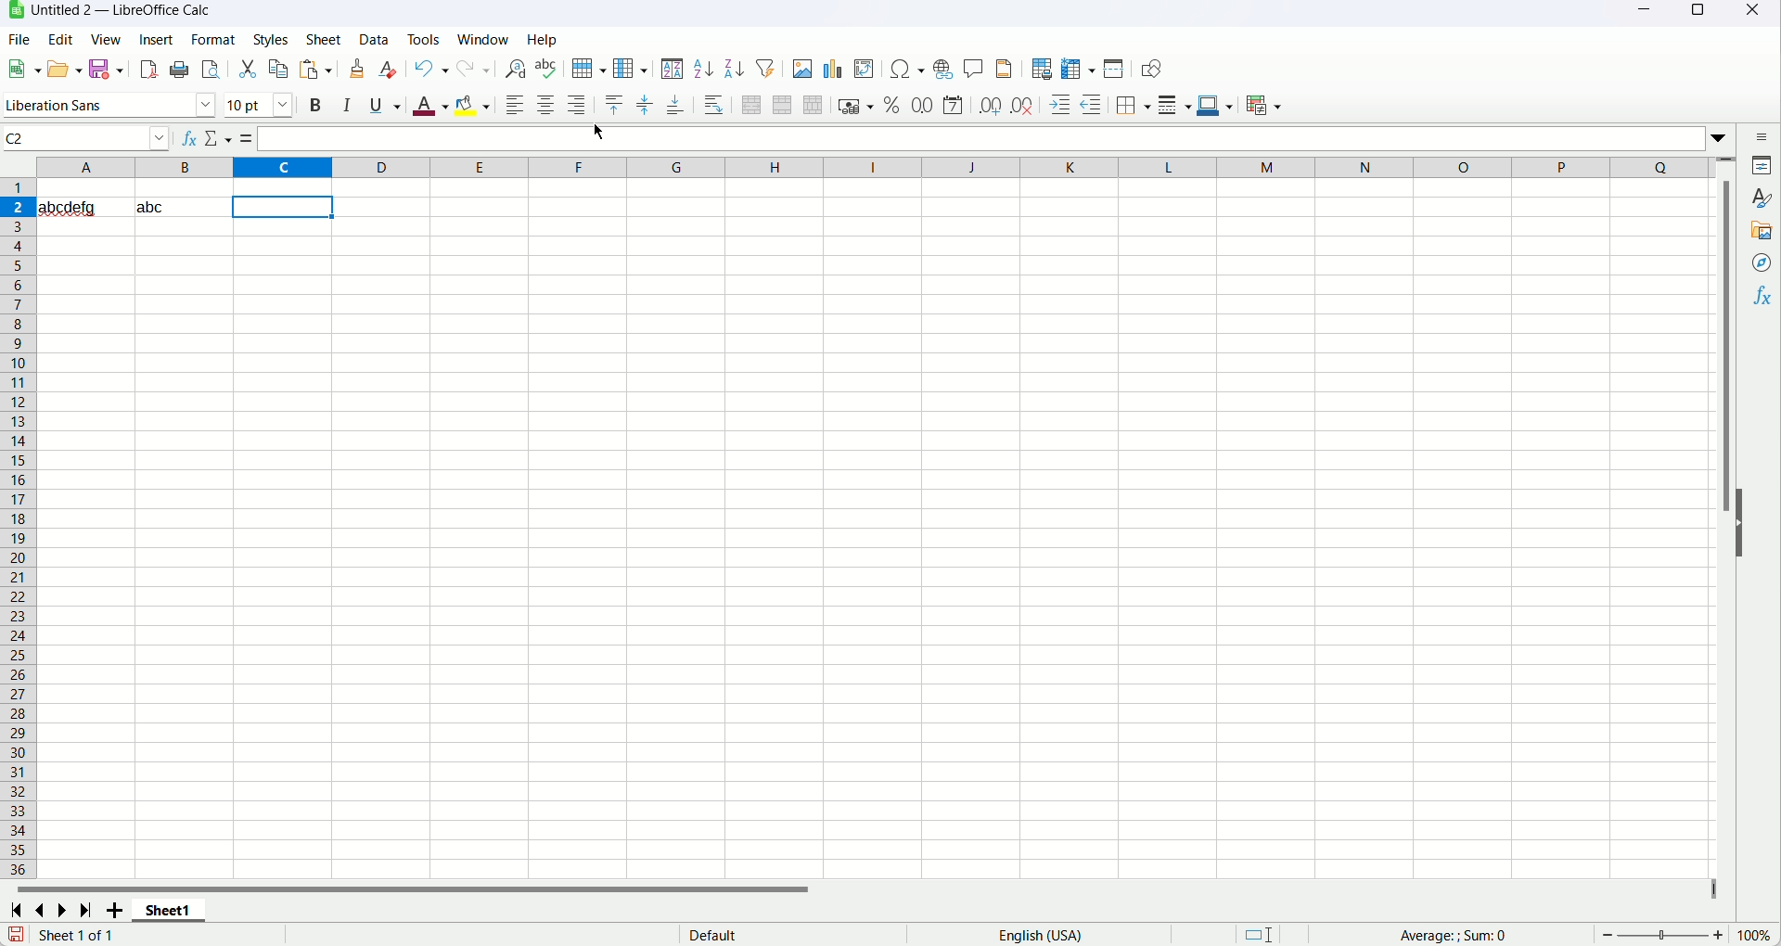 This screenshot has width=1781, height=946. Describe the element at coordinates (1004, 69) in the screenshot. I see `header and footer` at that location.